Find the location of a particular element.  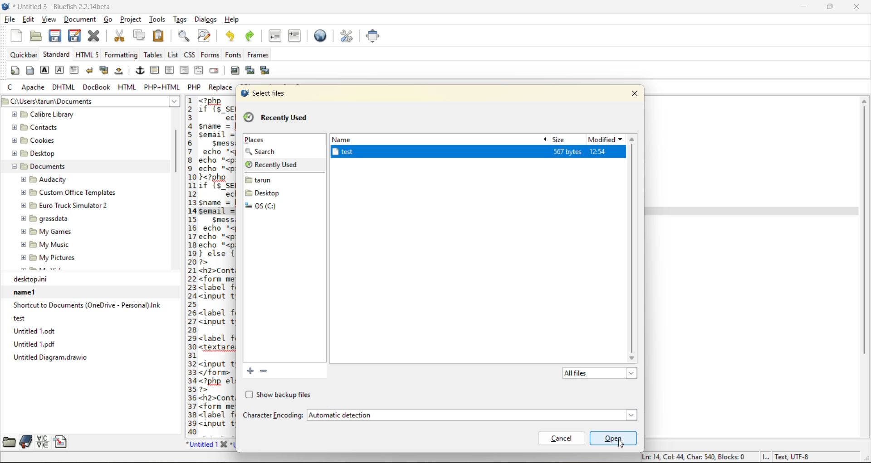

open is located at coordinates (33, 36).